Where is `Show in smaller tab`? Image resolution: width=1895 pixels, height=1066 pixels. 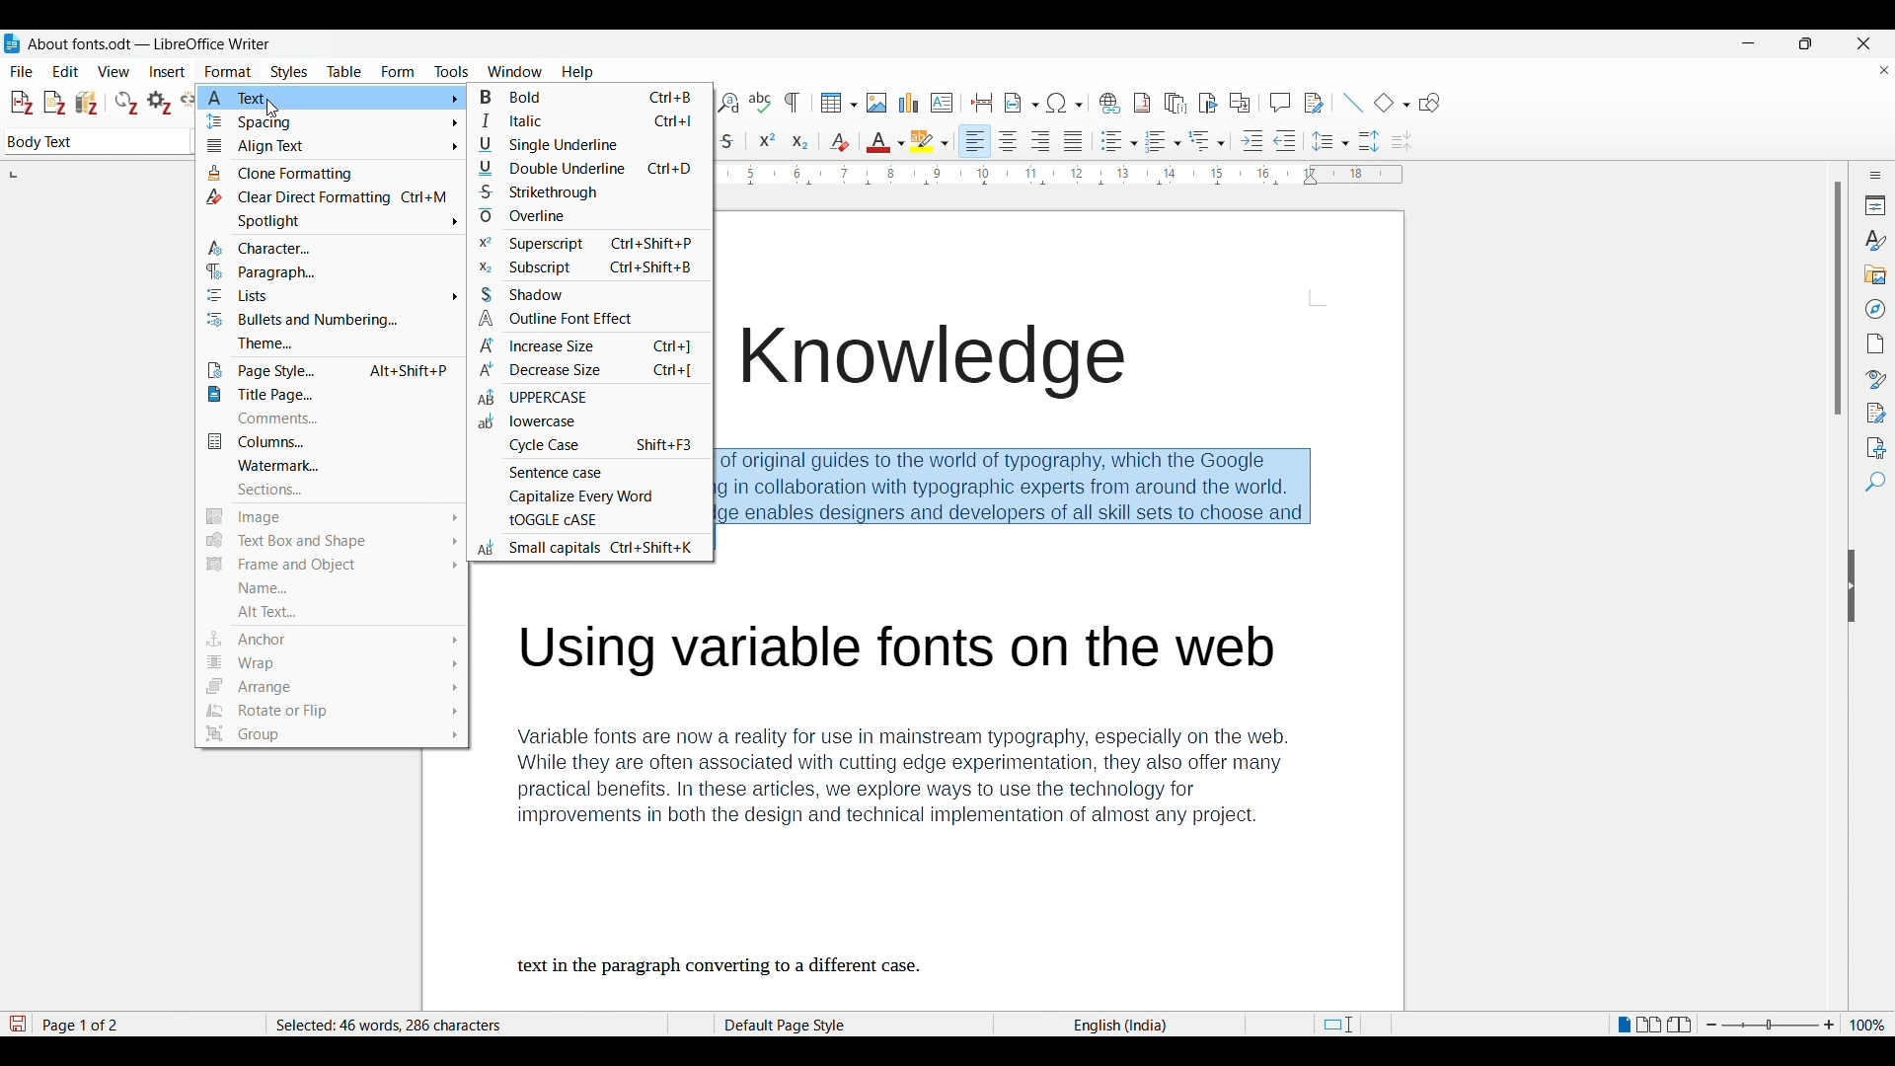 Show in smaller tab is located at coordinates (1805, 43).